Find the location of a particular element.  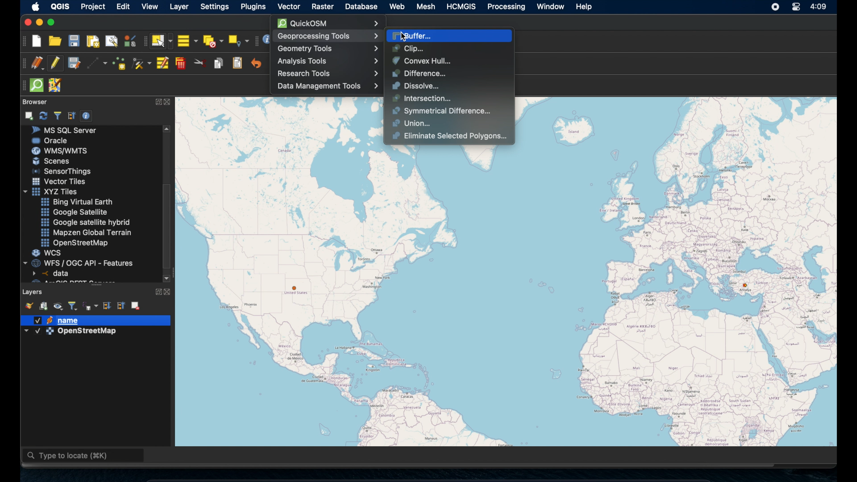

openstreetmap is located at coordinates (76, 243).